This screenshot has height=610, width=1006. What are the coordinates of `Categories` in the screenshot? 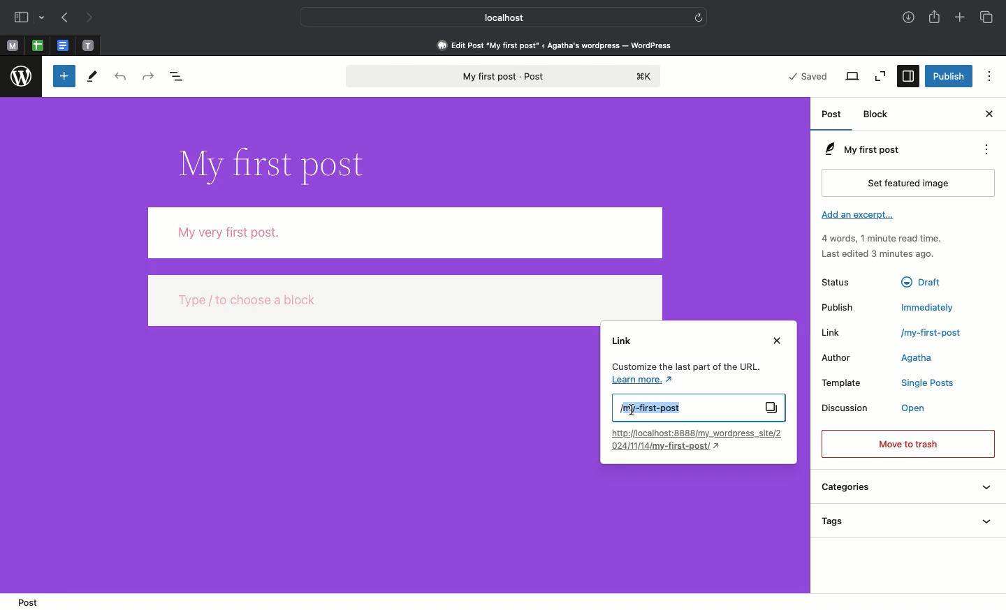 It's located at (906, 488).